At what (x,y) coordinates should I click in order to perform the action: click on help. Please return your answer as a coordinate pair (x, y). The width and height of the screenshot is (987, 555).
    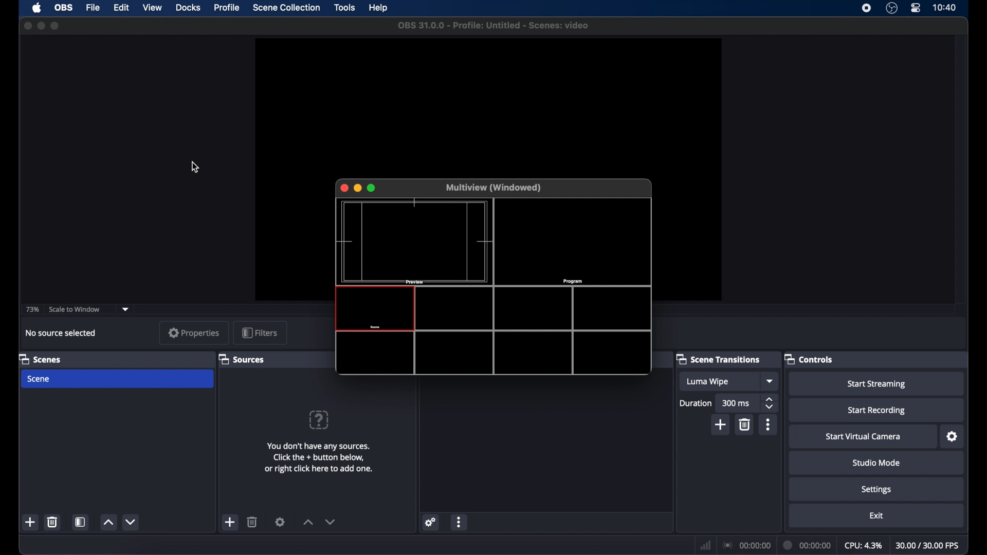
    Looking at the image, I should click on (379, 8).